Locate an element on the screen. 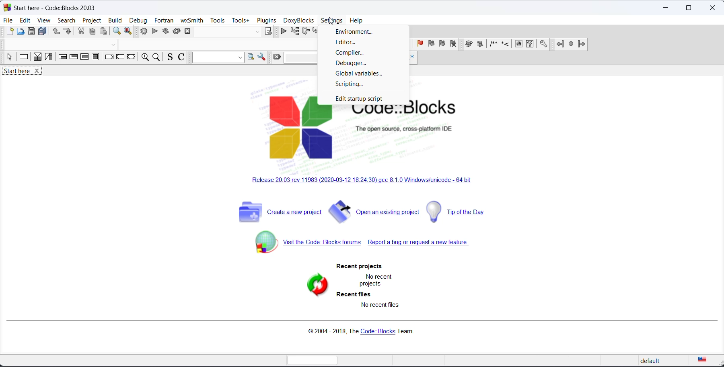  fortran is located at coordinates (165, 20).